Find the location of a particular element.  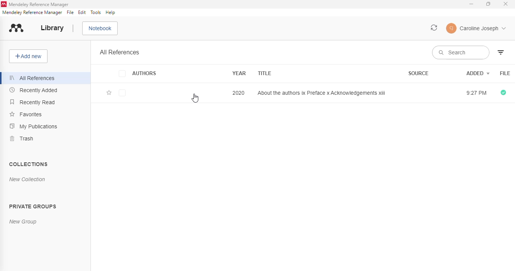

tools is located at coordinates (96, 12).